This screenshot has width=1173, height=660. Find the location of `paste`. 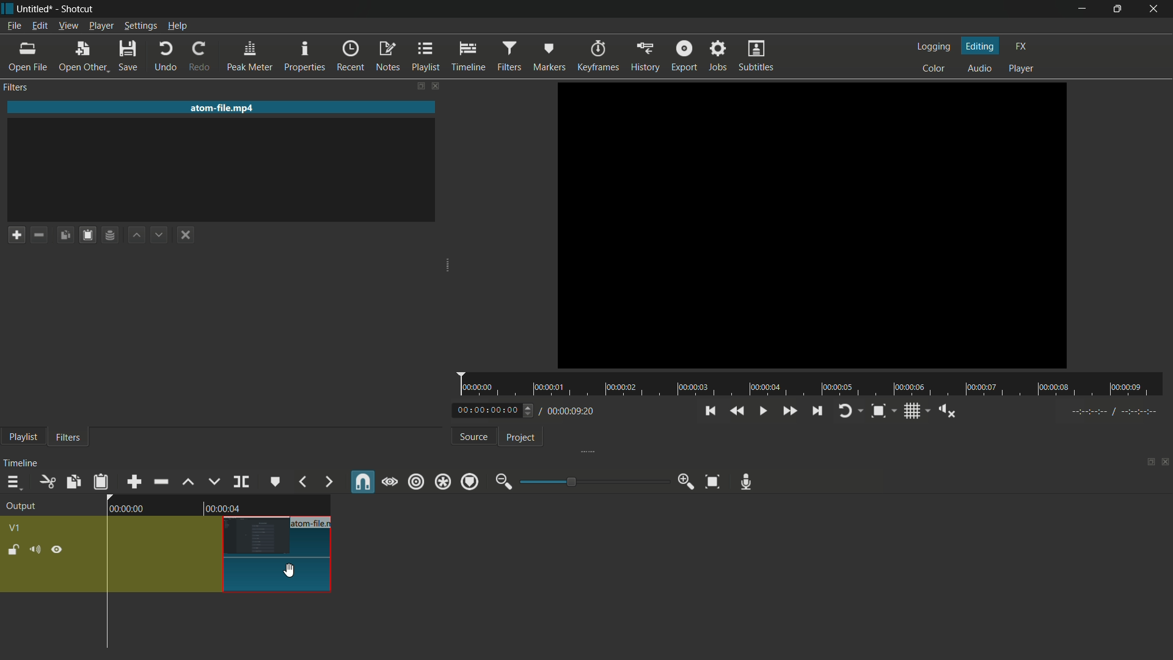

paste is located at coordinates (87, 235).